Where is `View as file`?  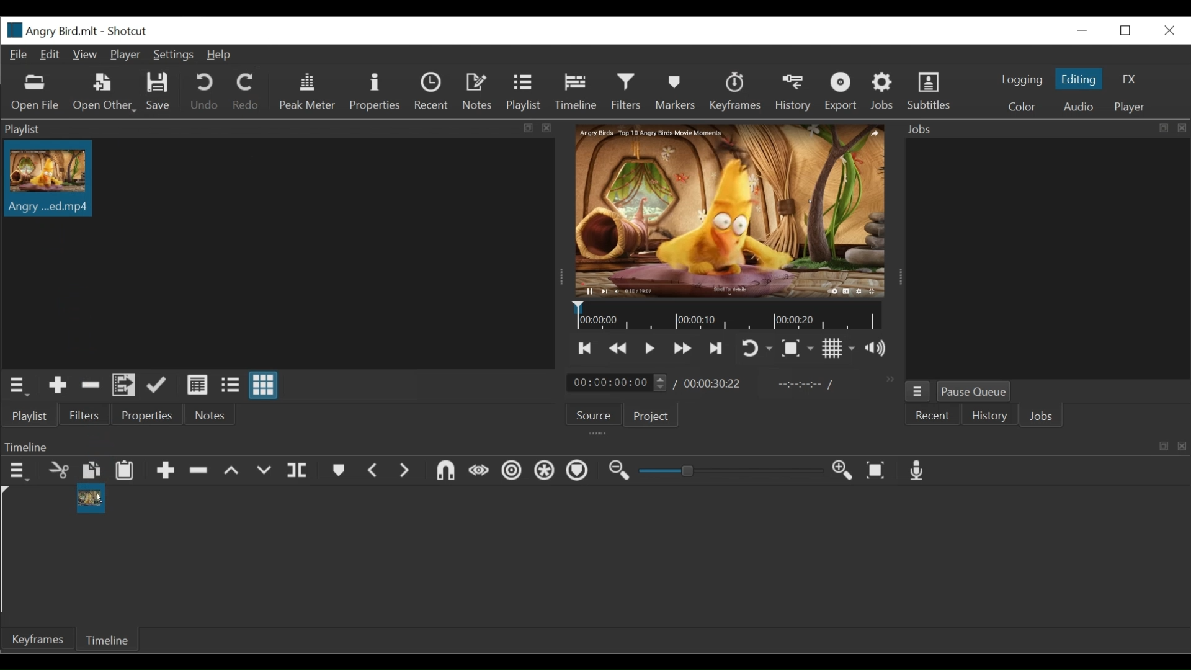 View as file is located at coordinates (230, 385).